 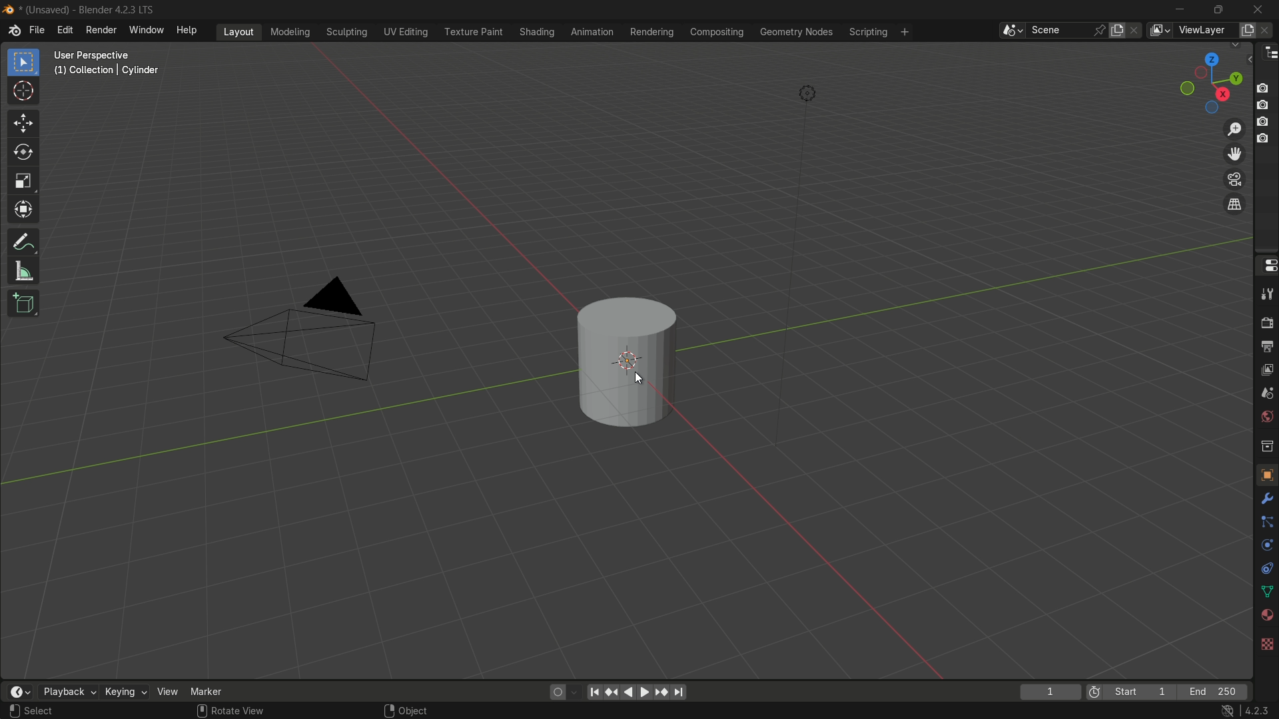 I want to click on Rotate view, so click(x=242, y=711).